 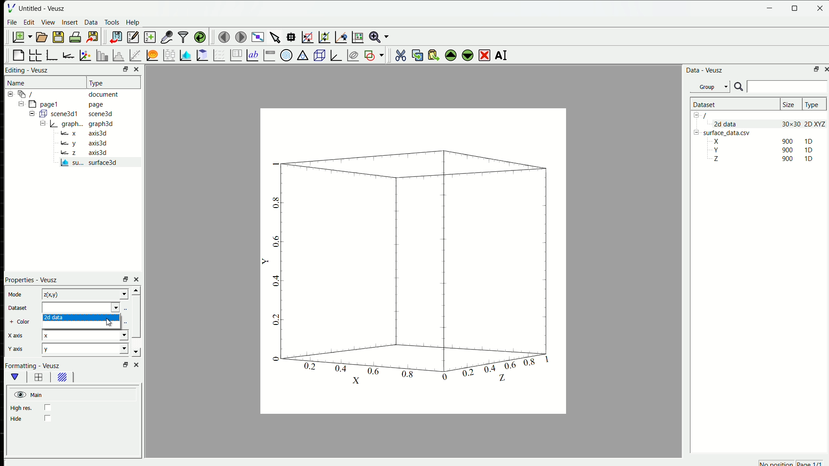 What do you see at coordinates (103, 95) in the screenshot?
I see `document` at bounding box center [103, 95].